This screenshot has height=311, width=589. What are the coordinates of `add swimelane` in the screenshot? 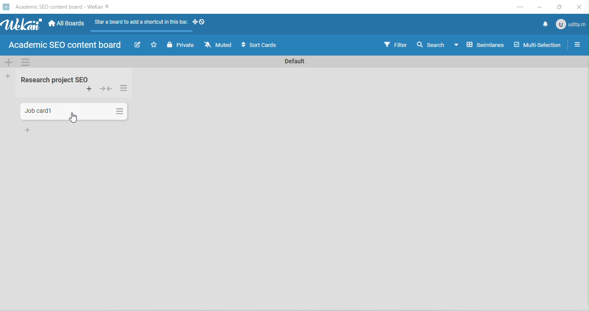 It's located at (9, 62).